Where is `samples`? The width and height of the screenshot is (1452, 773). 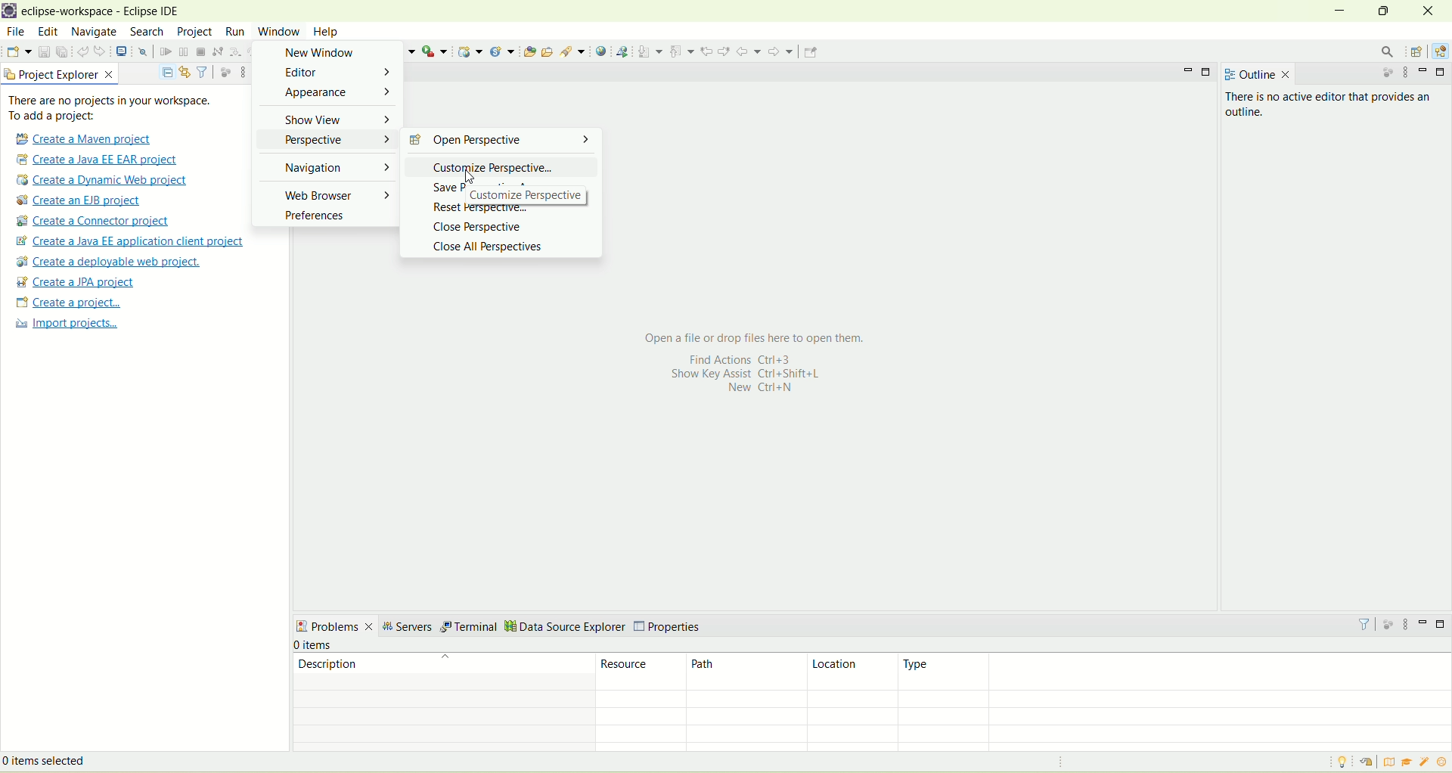 samples is located at coordinates (1426, 762).